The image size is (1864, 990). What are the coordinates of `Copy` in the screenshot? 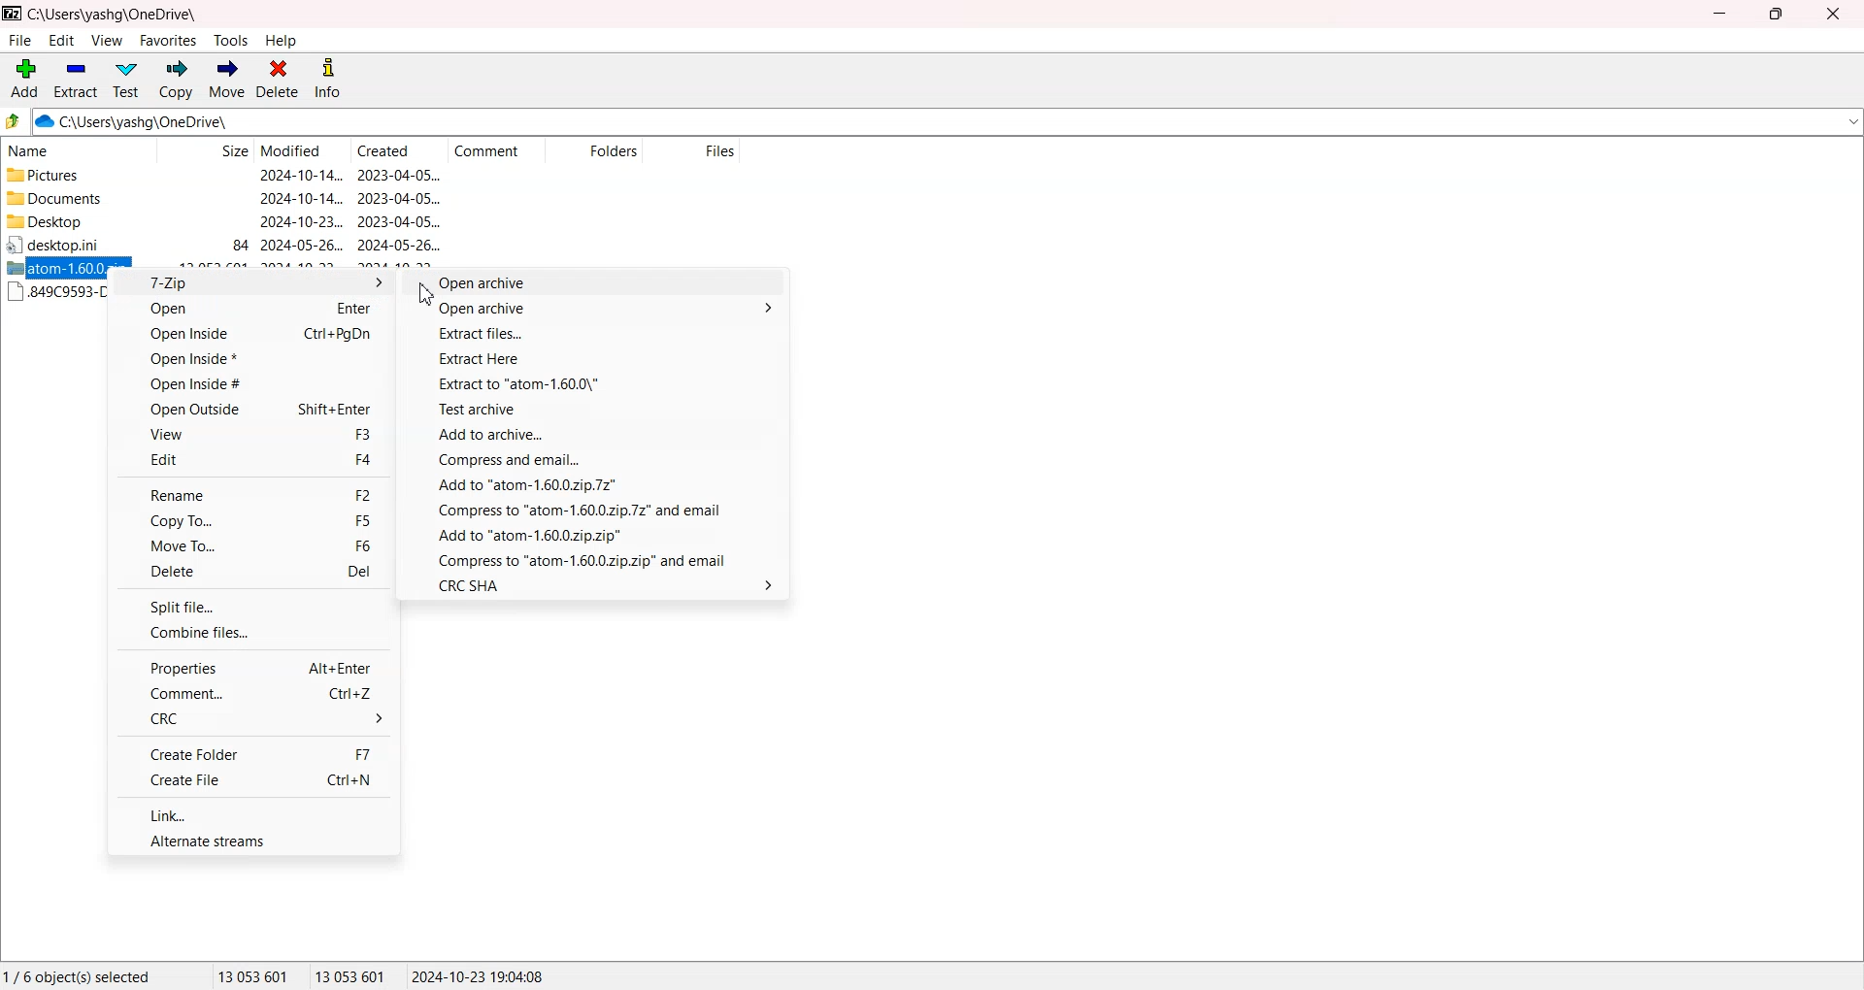 It's located at (175, 80).